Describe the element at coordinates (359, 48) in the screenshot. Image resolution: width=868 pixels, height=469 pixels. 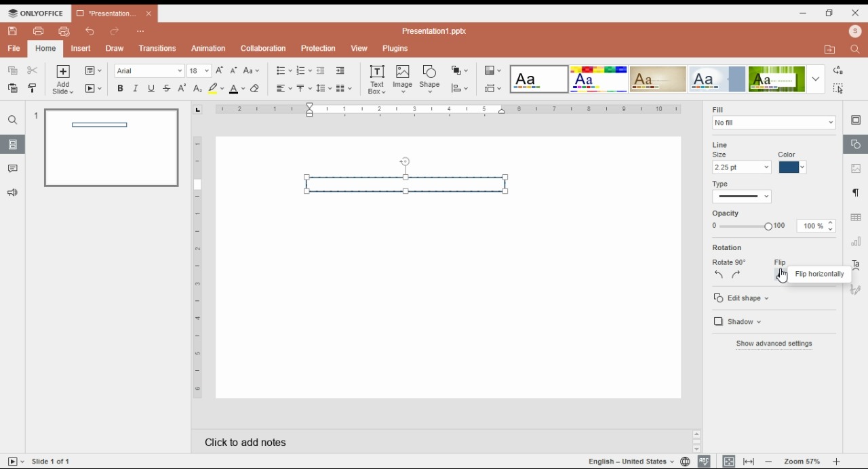
I see `view` at that location.